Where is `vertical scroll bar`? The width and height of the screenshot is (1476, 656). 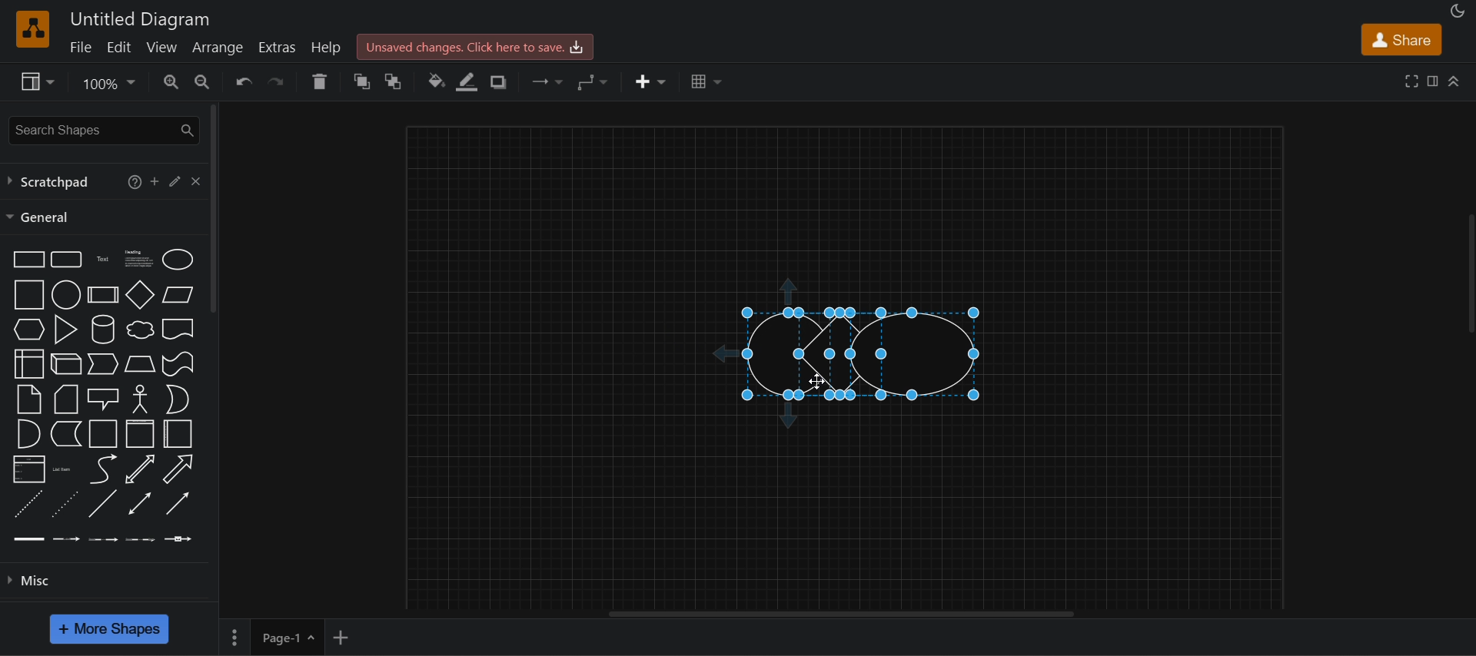
vertical scroll bar is located at coordinates (214, 209).